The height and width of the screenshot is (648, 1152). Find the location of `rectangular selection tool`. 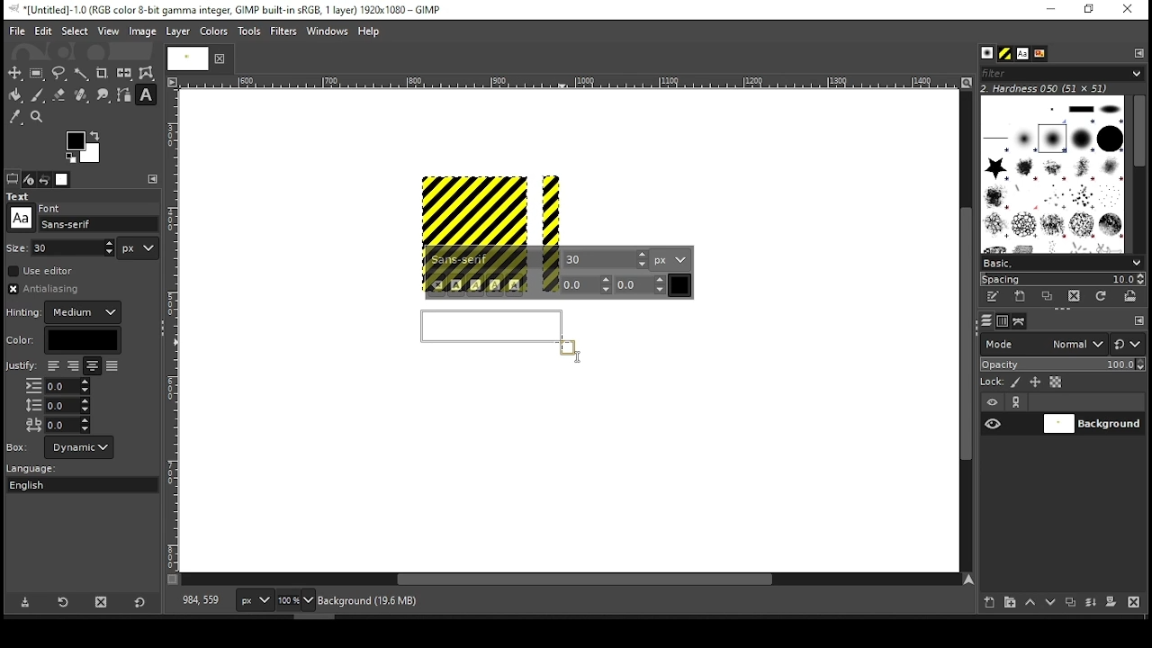

rectangular selection tool is located at coordinates (39, 73).